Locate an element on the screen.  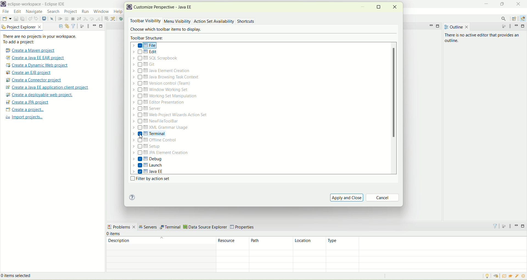
toolbar structure is located at coordinates (148, 38).